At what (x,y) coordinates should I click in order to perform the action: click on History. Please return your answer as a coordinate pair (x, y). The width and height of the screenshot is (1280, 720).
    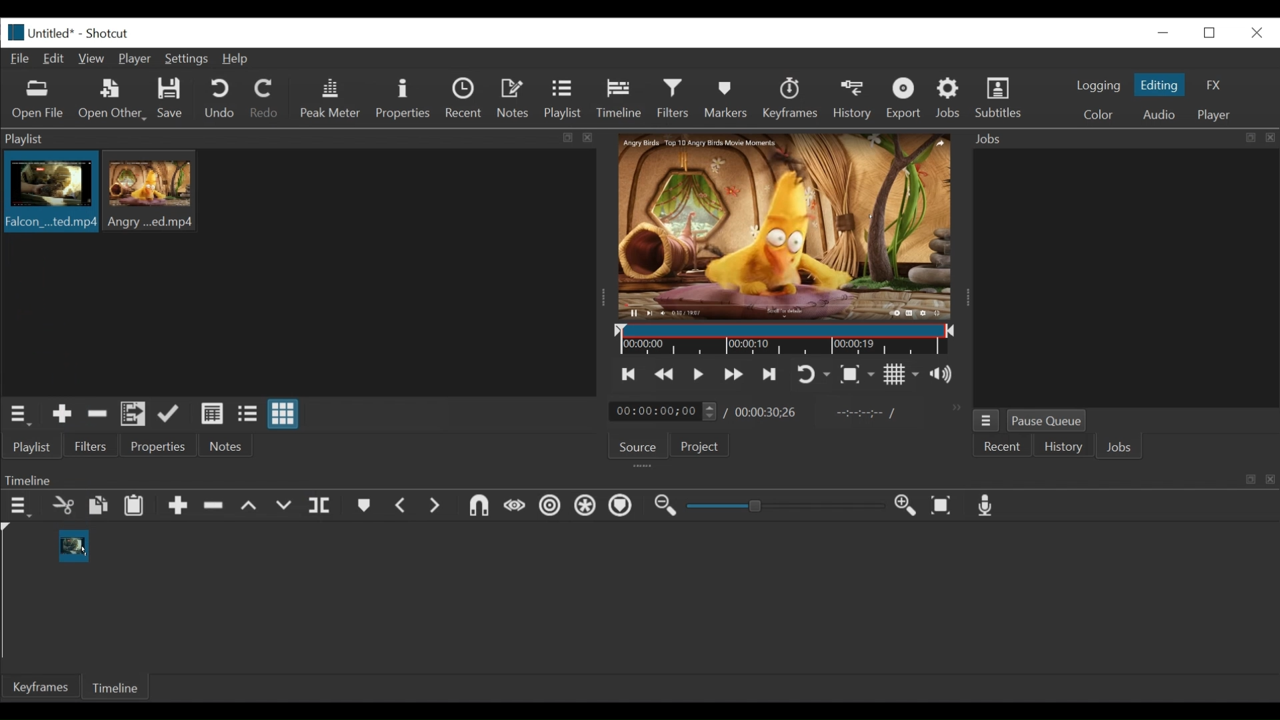
    Looking at the image, I should click on (1063, 449).